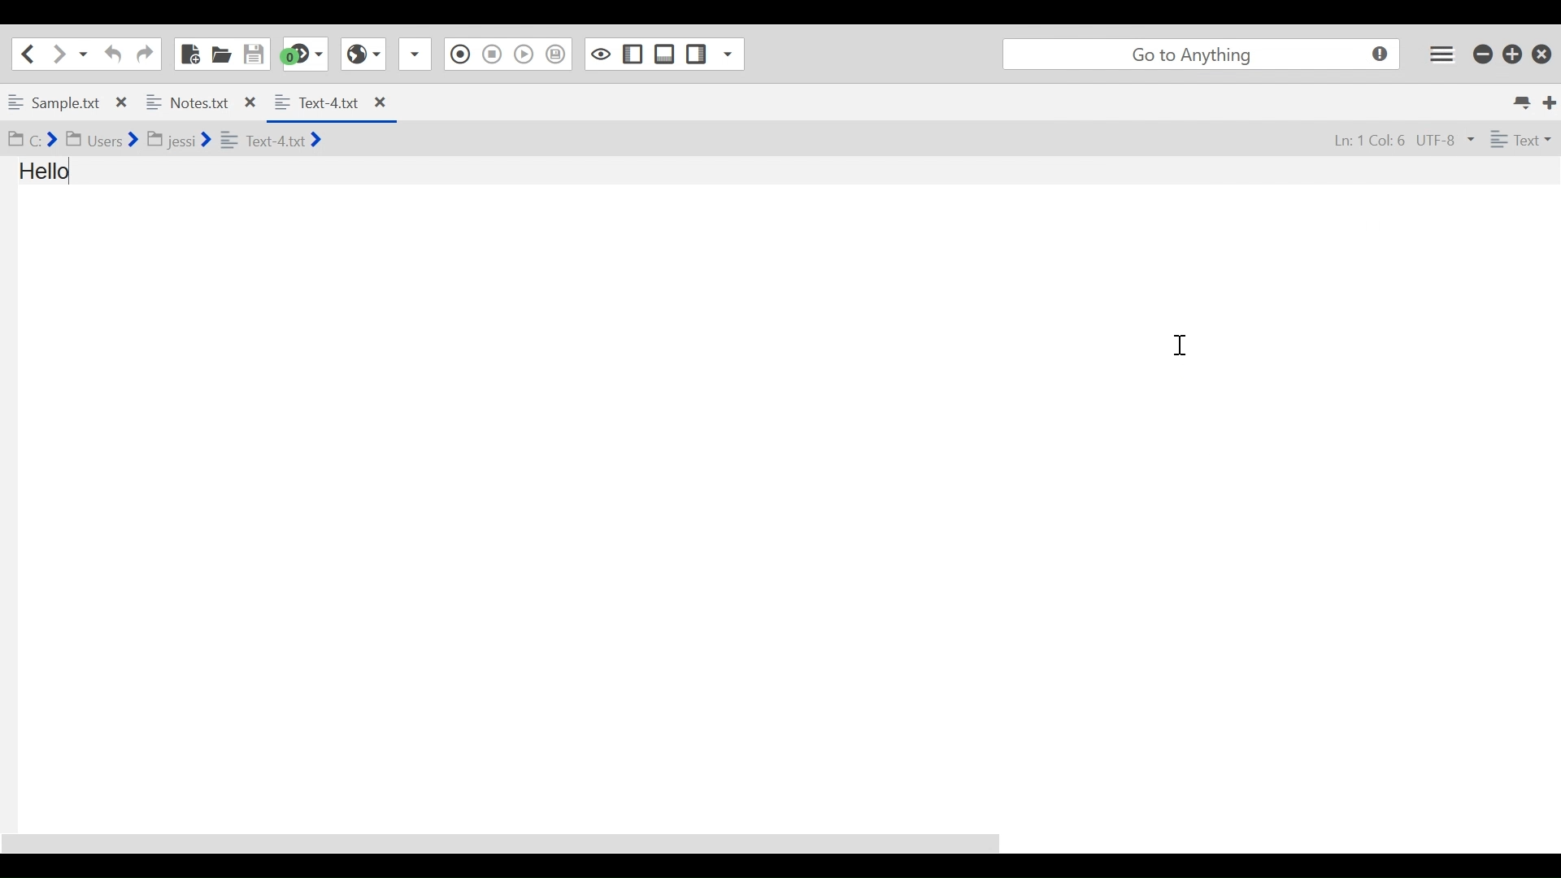 This screenshot has width=1561, height=878. I want to click on Undo last Action, so click(111, 54).